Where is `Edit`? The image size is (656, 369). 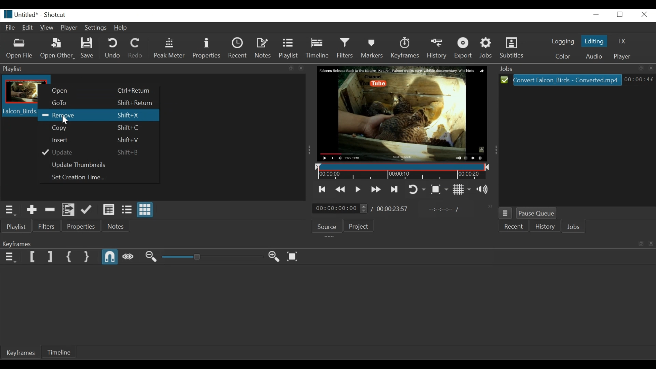
Edit is located at coordinates (28, 28).